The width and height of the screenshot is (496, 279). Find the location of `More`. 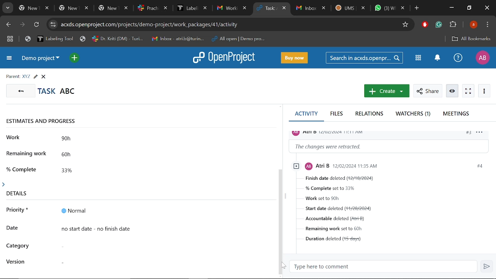

More is located at coordinates (484, 90).